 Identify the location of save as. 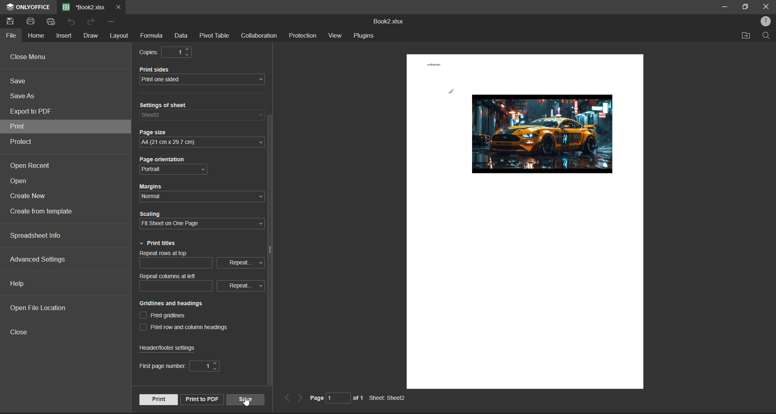
(24, 96).